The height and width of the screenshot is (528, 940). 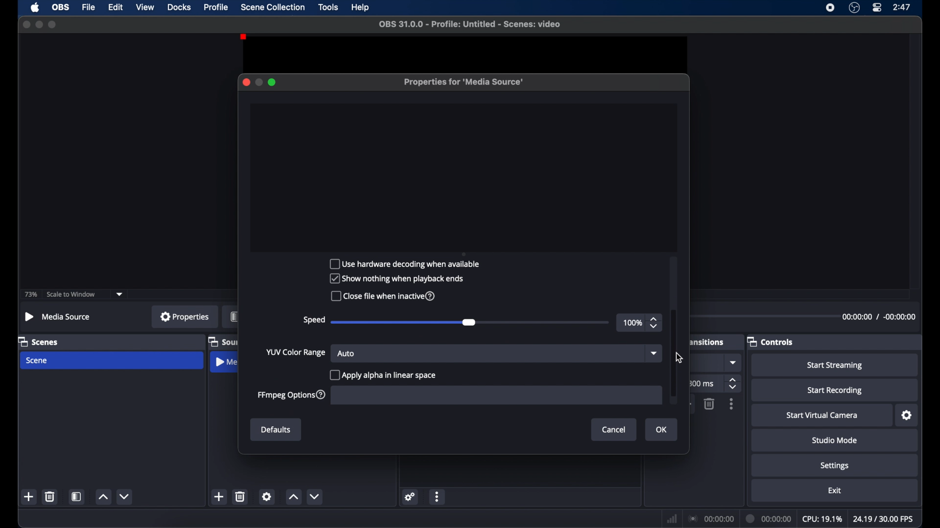 What do you see at coordinates (77, 497) in the screenshot?
I see `scene filters` at bounding box center [77, 497].